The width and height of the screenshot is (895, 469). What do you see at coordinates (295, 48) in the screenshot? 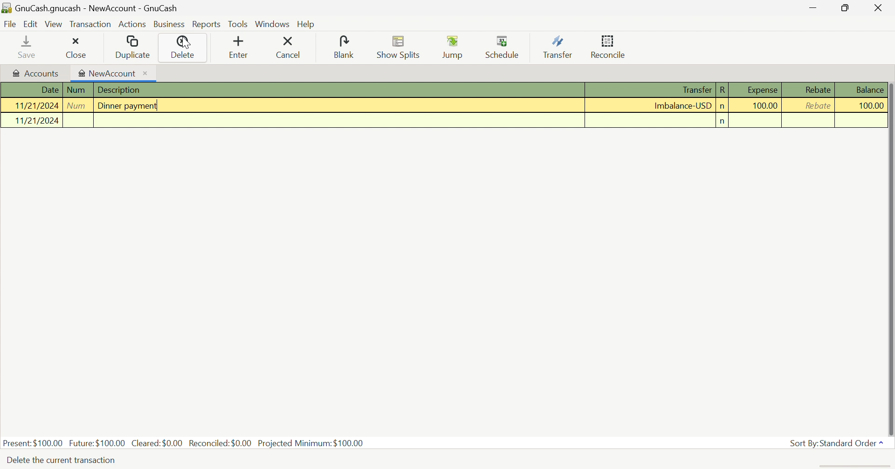
I see `Cancel` at bounding box center [295, 48].